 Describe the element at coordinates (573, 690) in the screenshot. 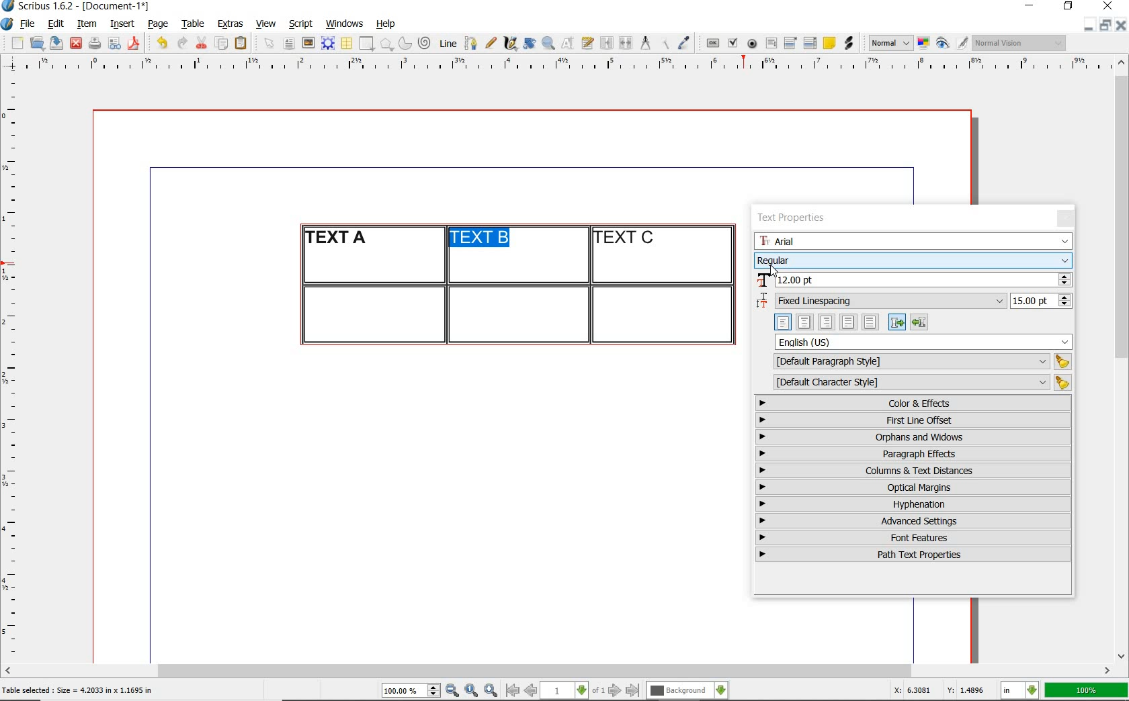

I see `select current page level` at that location.